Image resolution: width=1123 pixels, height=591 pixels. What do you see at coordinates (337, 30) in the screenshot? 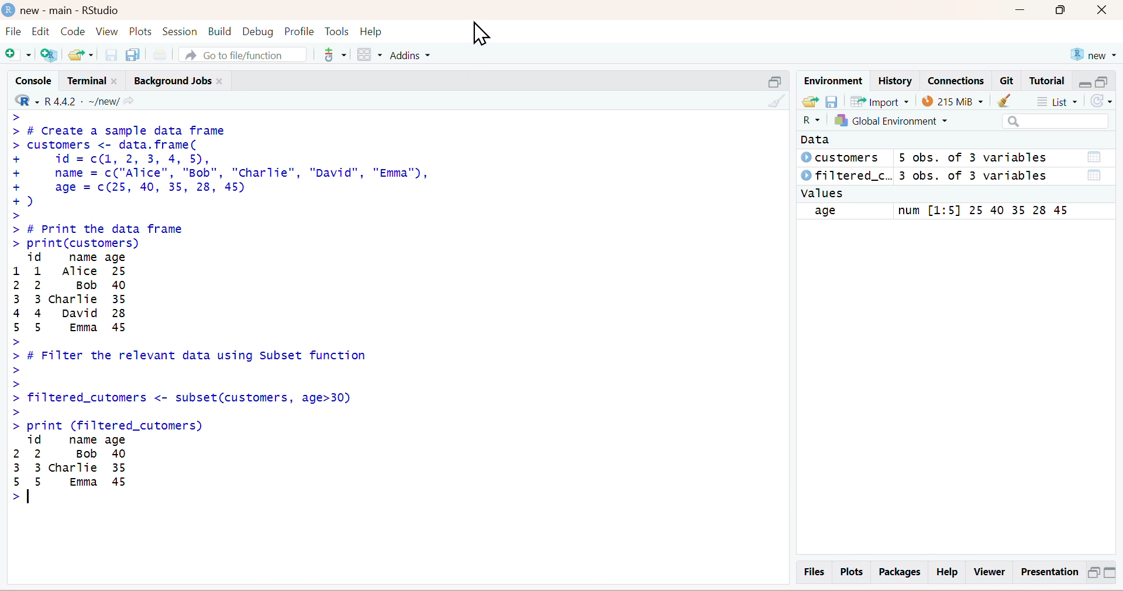
I see `Tools` at bounding box center [337, 30].